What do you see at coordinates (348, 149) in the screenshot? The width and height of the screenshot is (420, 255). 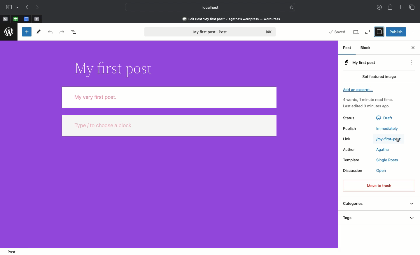 I see `Author` at bounding box center [348, 149].